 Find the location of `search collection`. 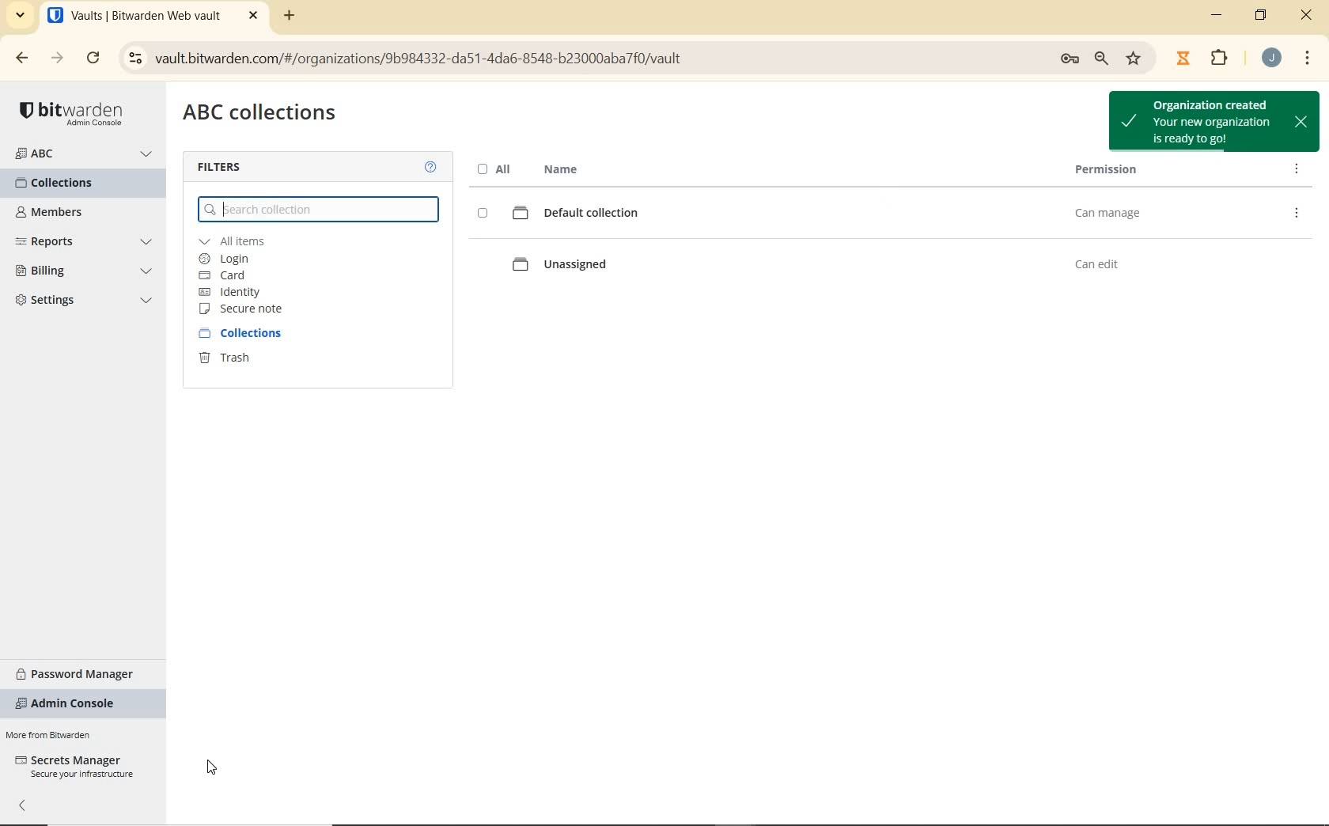

search collection is located at coordinates (320, 209).